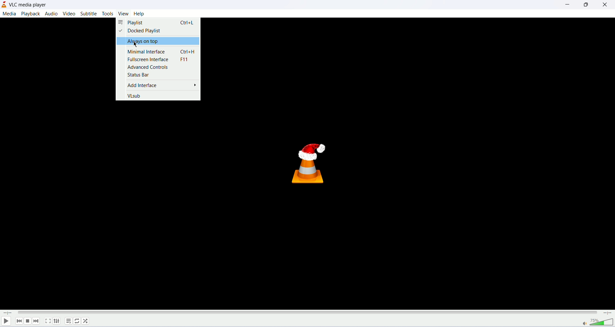 The image size is (615, 327). What do you see at coordinates (163, 85) in the screenshot?
I see `add interface` at bounding box center [163, 85].